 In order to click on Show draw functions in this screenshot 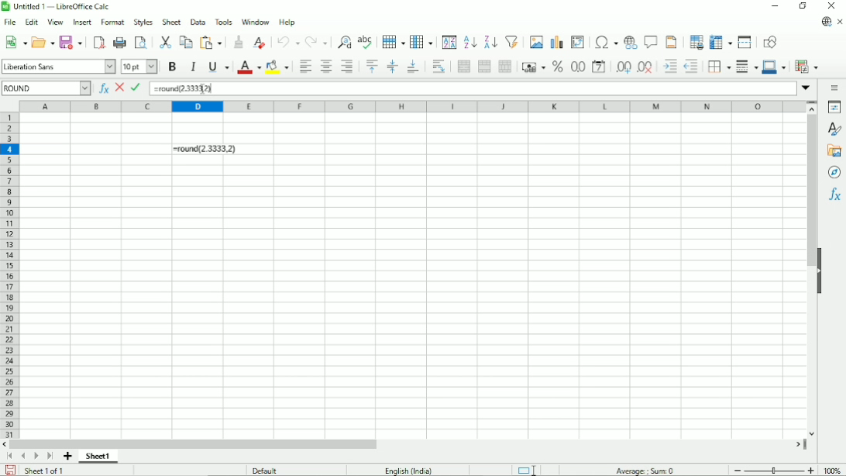, I will do `click(771, 41)`.